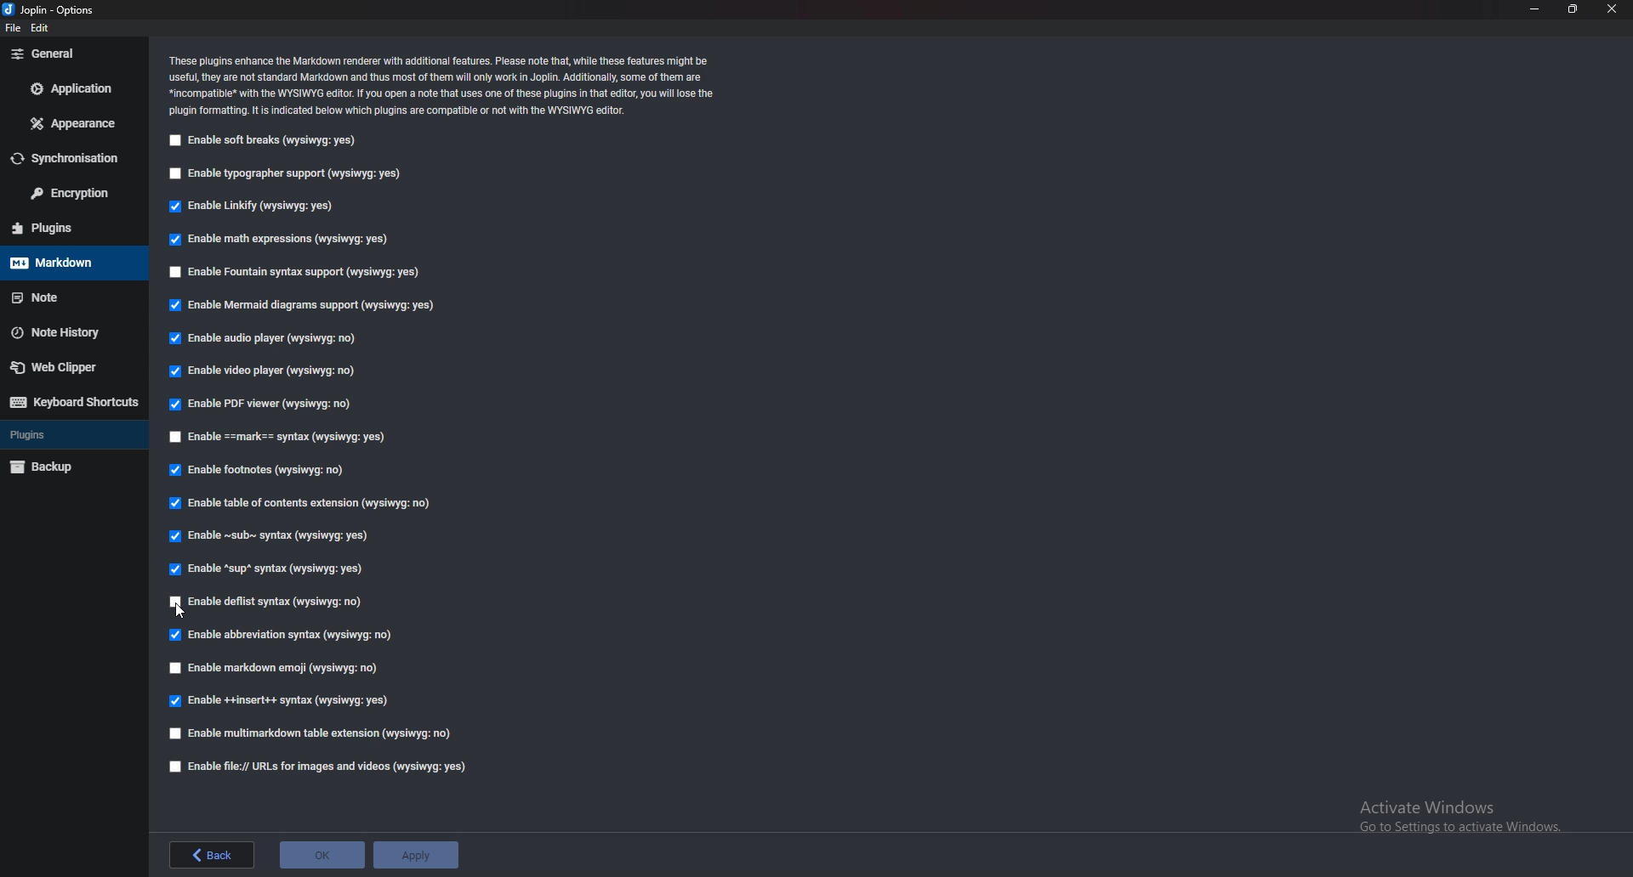  Describe the element at coordinates (71, 158) in the screenshot. I see `sync` at that location.